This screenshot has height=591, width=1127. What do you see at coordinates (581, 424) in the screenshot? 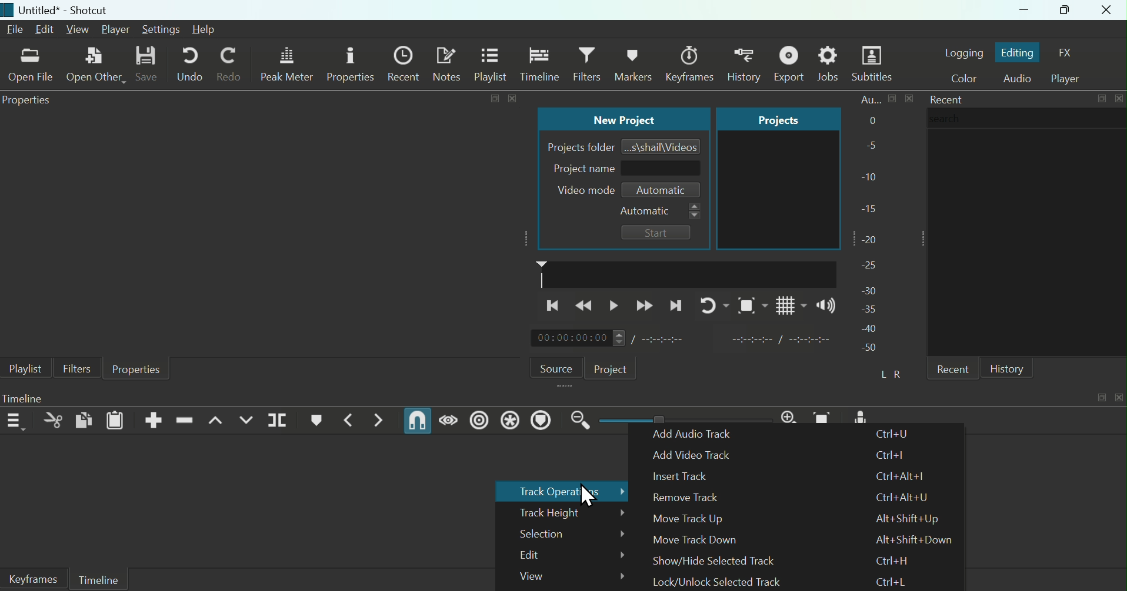
I see `Zoom Timeline out` at bounding box center [581, 424].